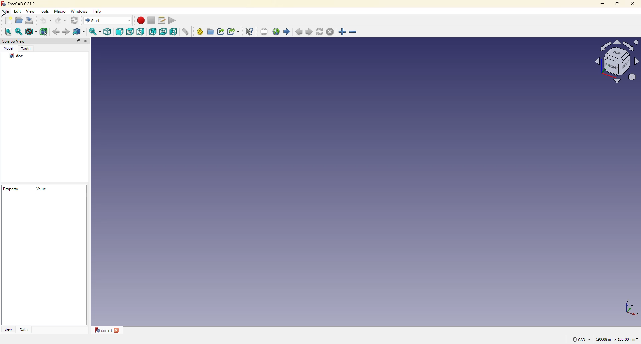 This screenshot has width=641, height=344. What do you see at coordinates (55, 32) in the screenshot?
I see `back` at bounding box center [55, 32].